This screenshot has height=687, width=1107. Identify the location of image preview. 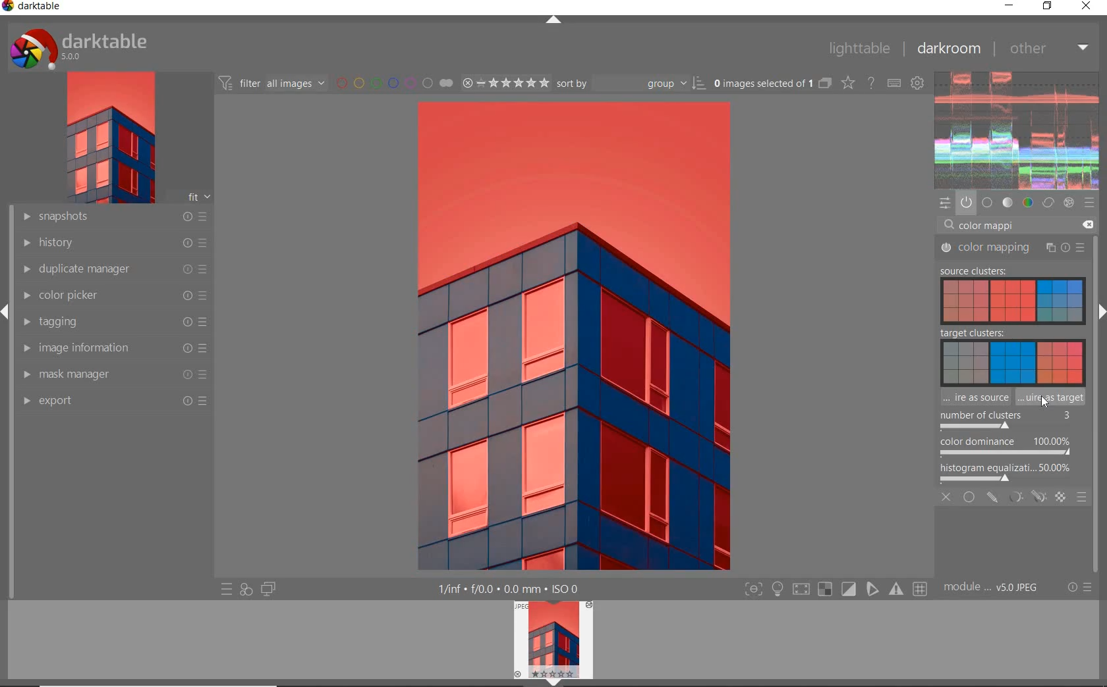
(552, 644).